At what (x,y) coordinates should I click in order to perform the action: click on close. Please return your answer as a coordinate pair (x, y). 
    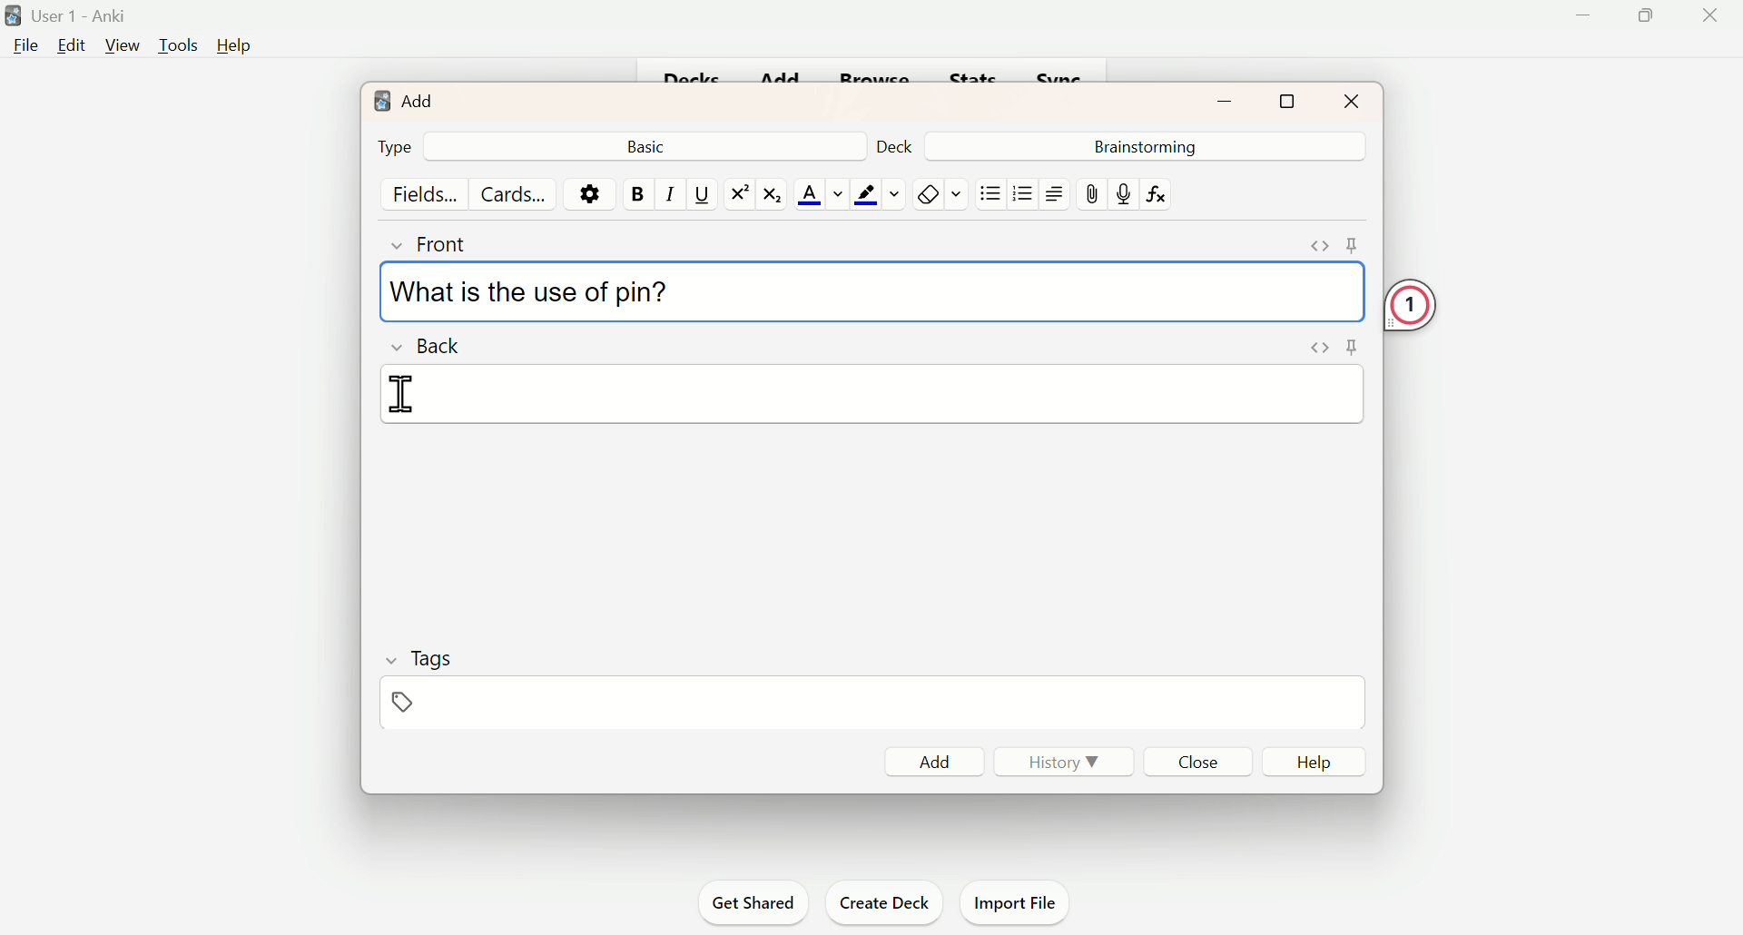
    Looking at the image, I should click on (1714, 25).